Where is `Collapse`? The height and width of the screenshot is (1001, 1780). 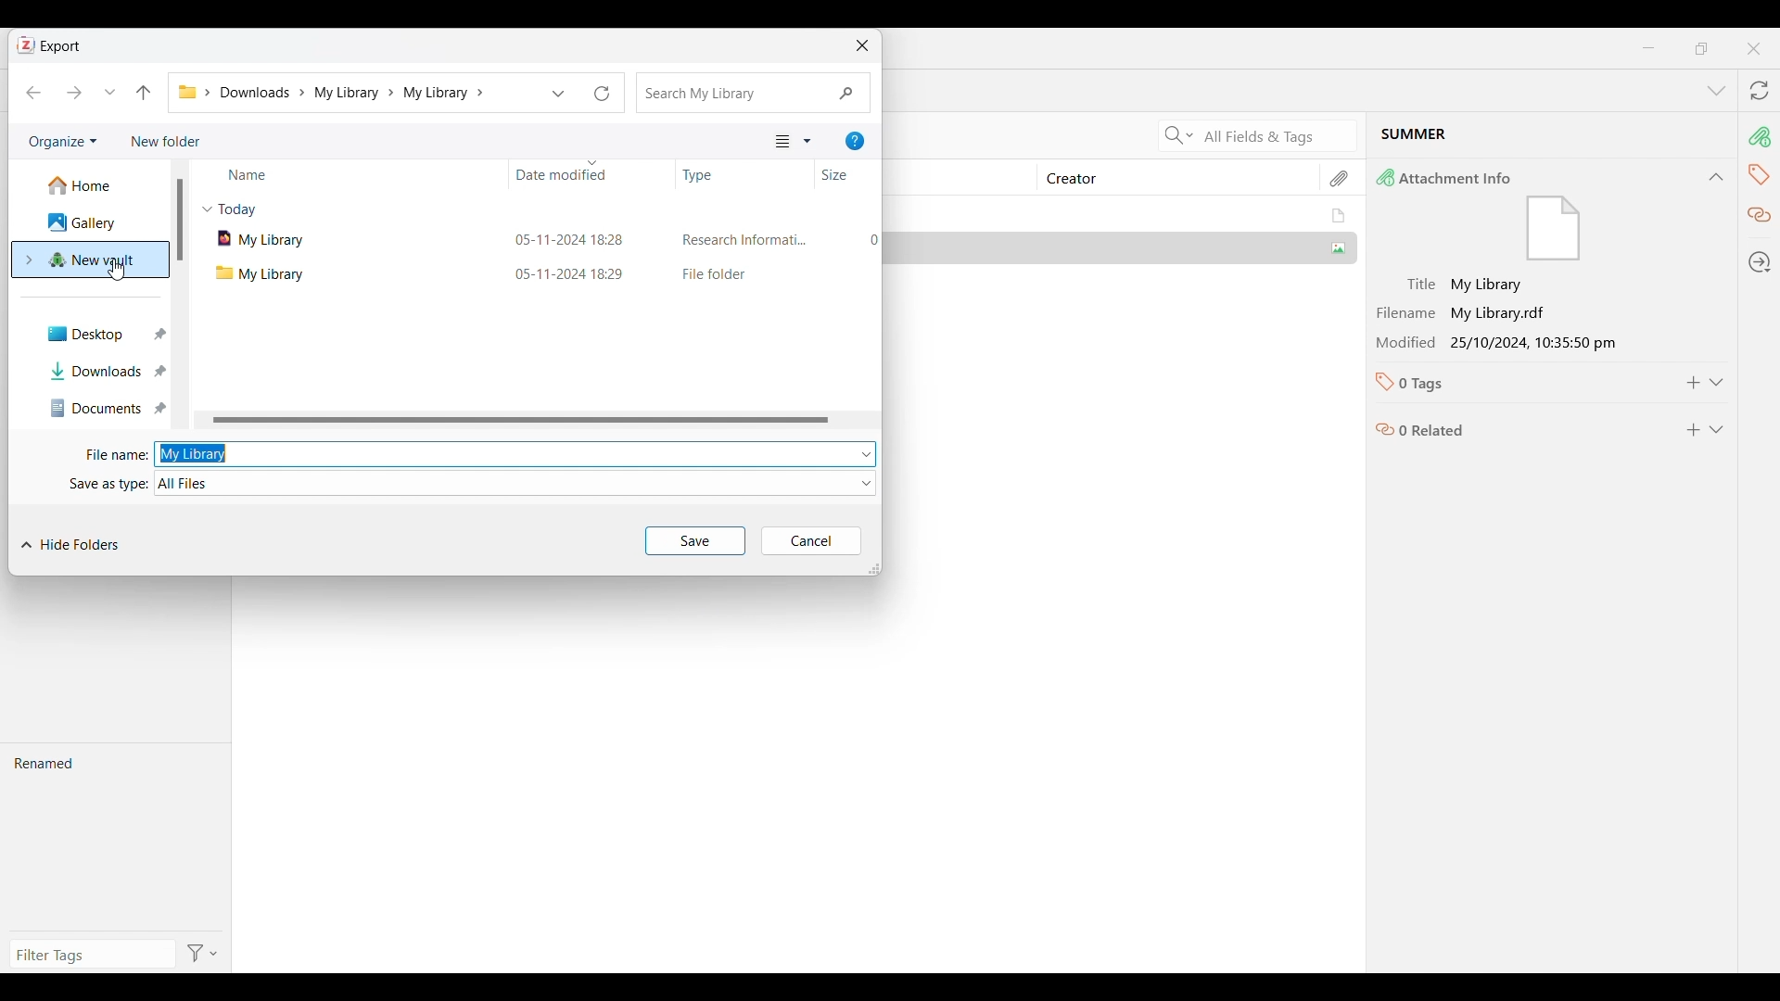 Collapse is located at coordinates (1716, 177).